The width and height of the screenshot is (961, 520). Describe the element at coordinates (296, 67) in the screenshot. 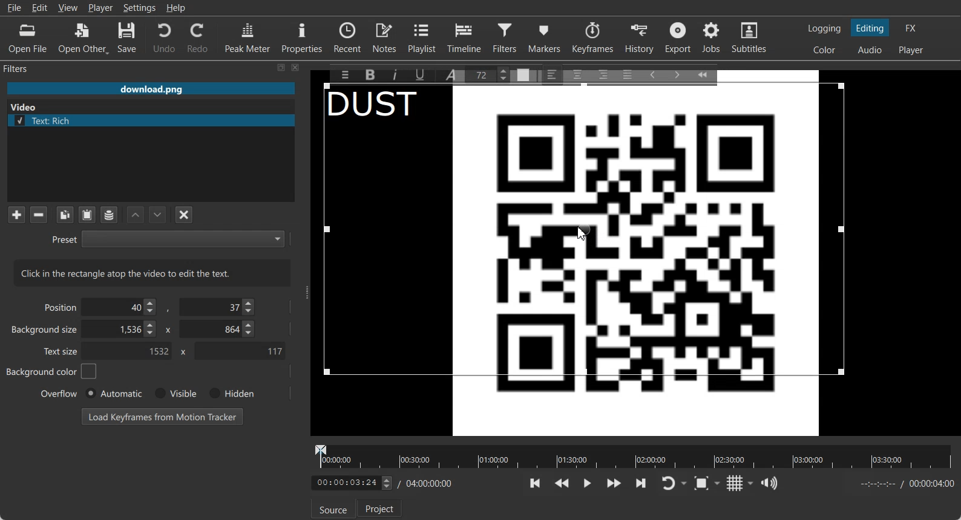

I see `Close` at that location.